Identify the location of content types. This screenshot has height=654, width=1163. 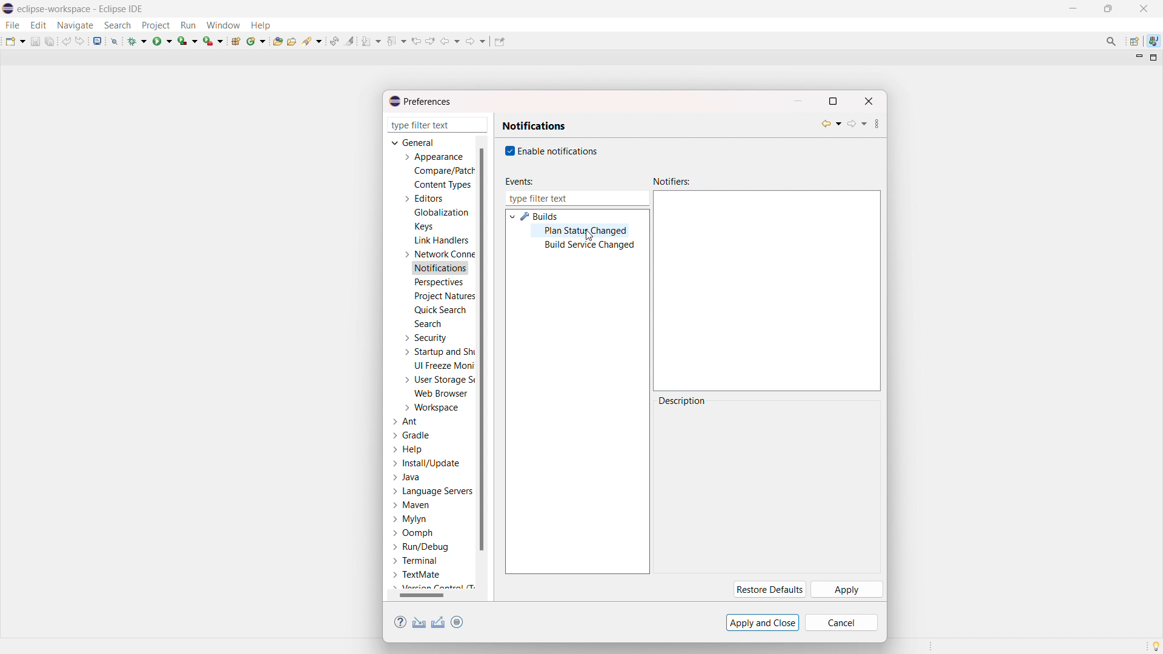
(443, 185).